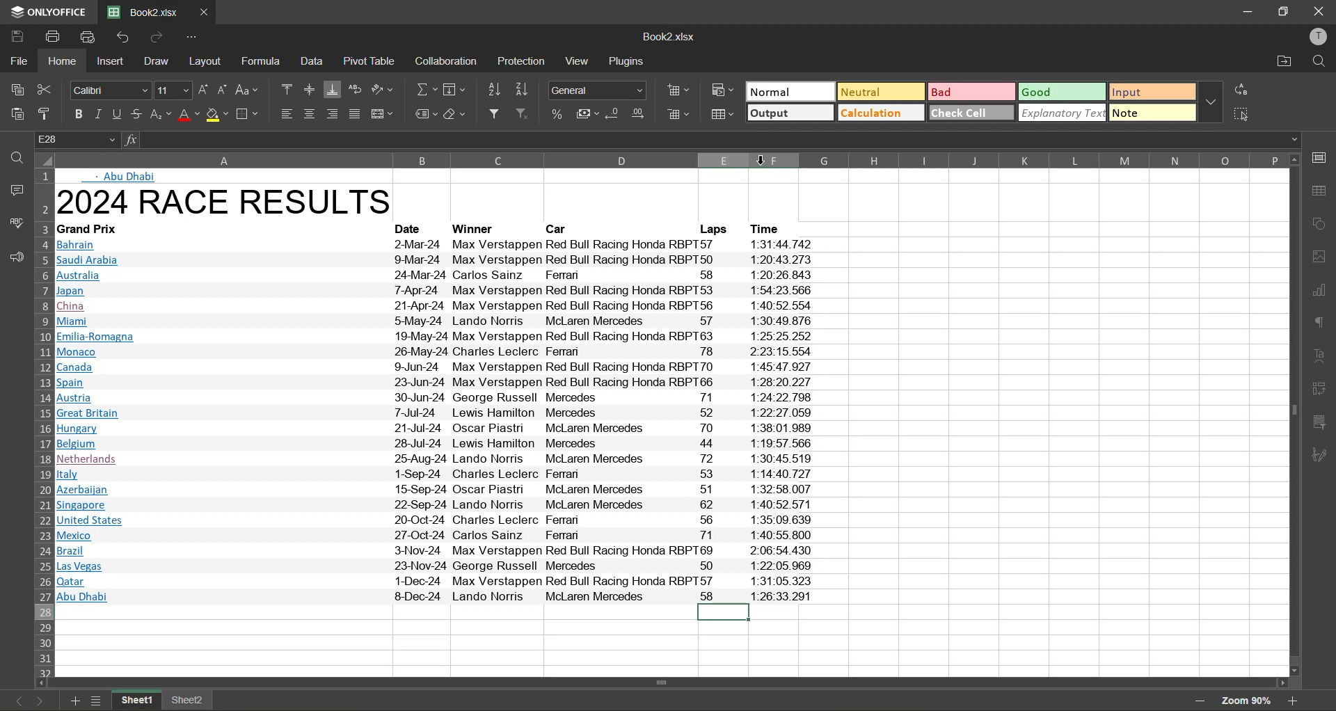  Describe the element at coordinates (1152, 113) in the screenshot. I see `note` at that location.